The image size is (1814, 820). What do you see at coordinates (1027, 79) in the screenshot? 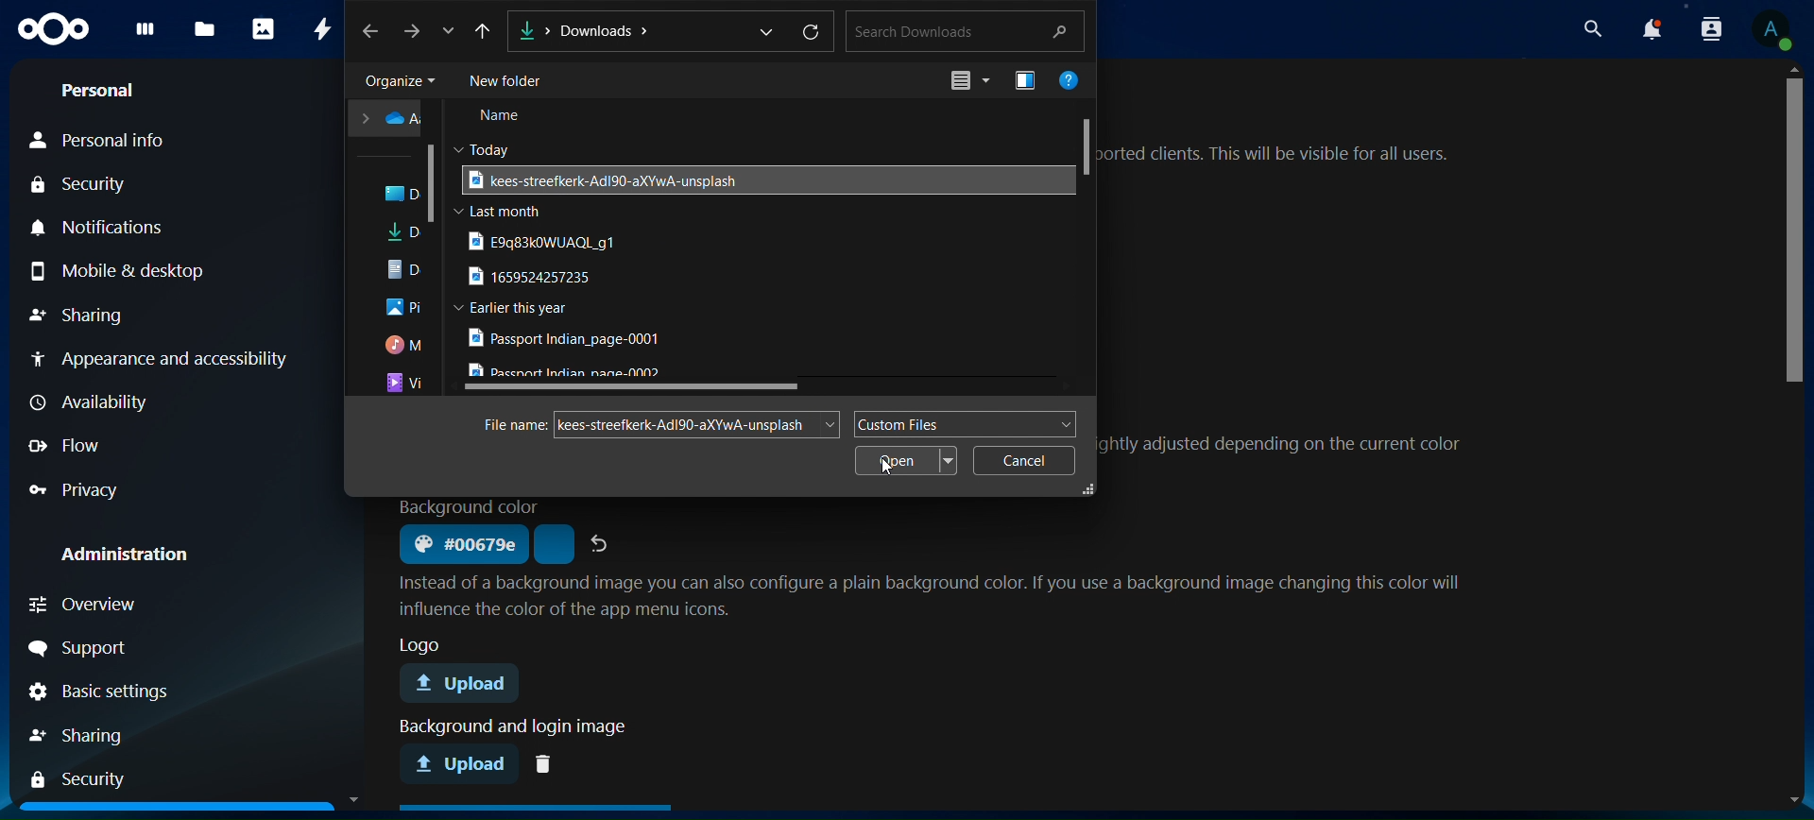
I see `icon` at bounding box center [1027, 79].